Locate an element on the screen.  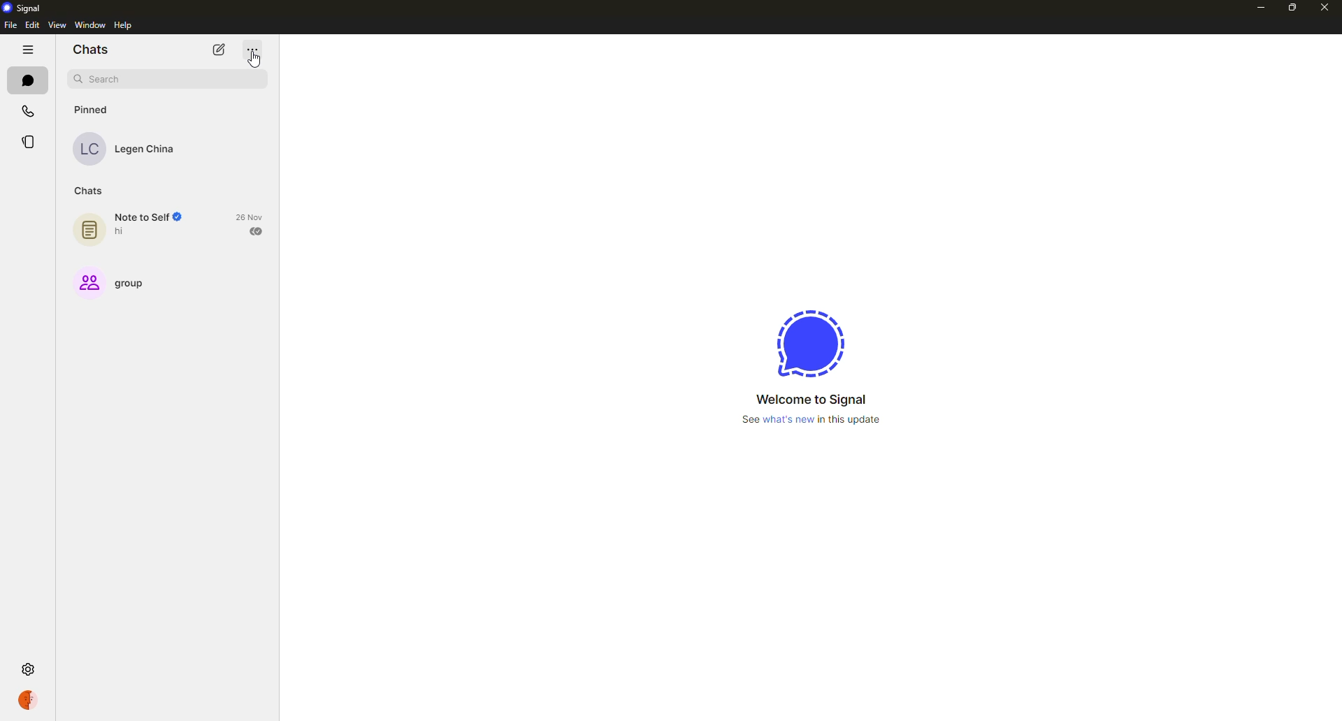
note to self is located at coordinates (138, 225).